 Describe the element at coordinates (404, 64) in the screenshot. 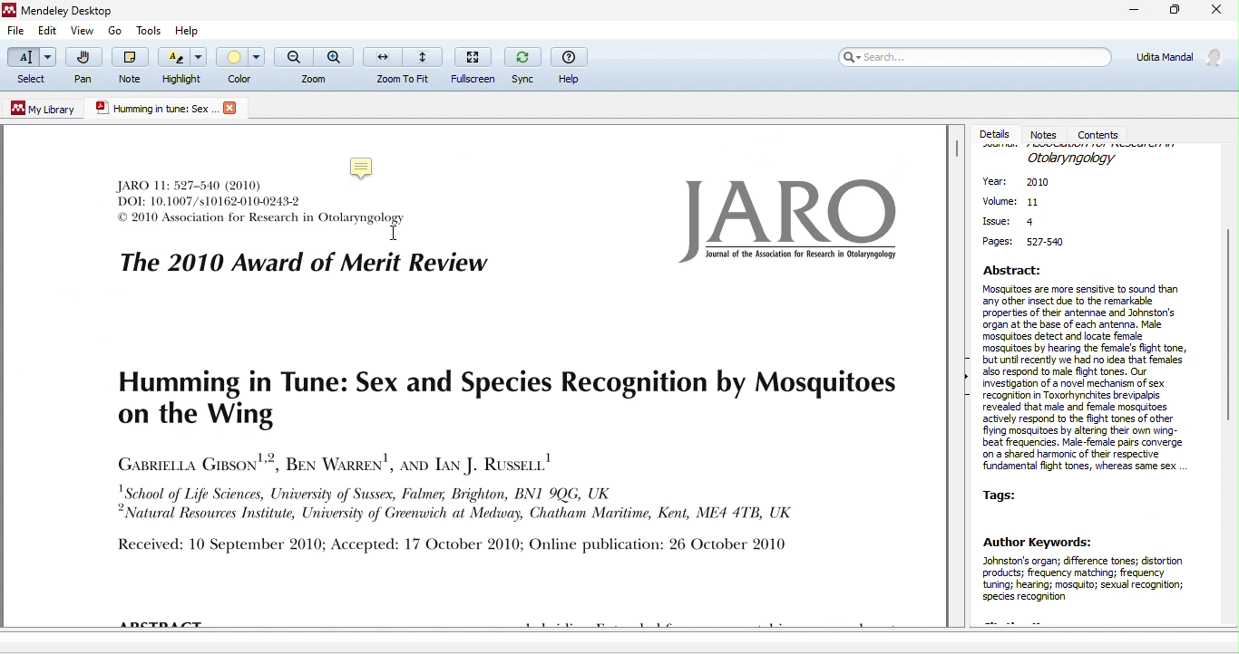

I see `zoom to fit` at that location.